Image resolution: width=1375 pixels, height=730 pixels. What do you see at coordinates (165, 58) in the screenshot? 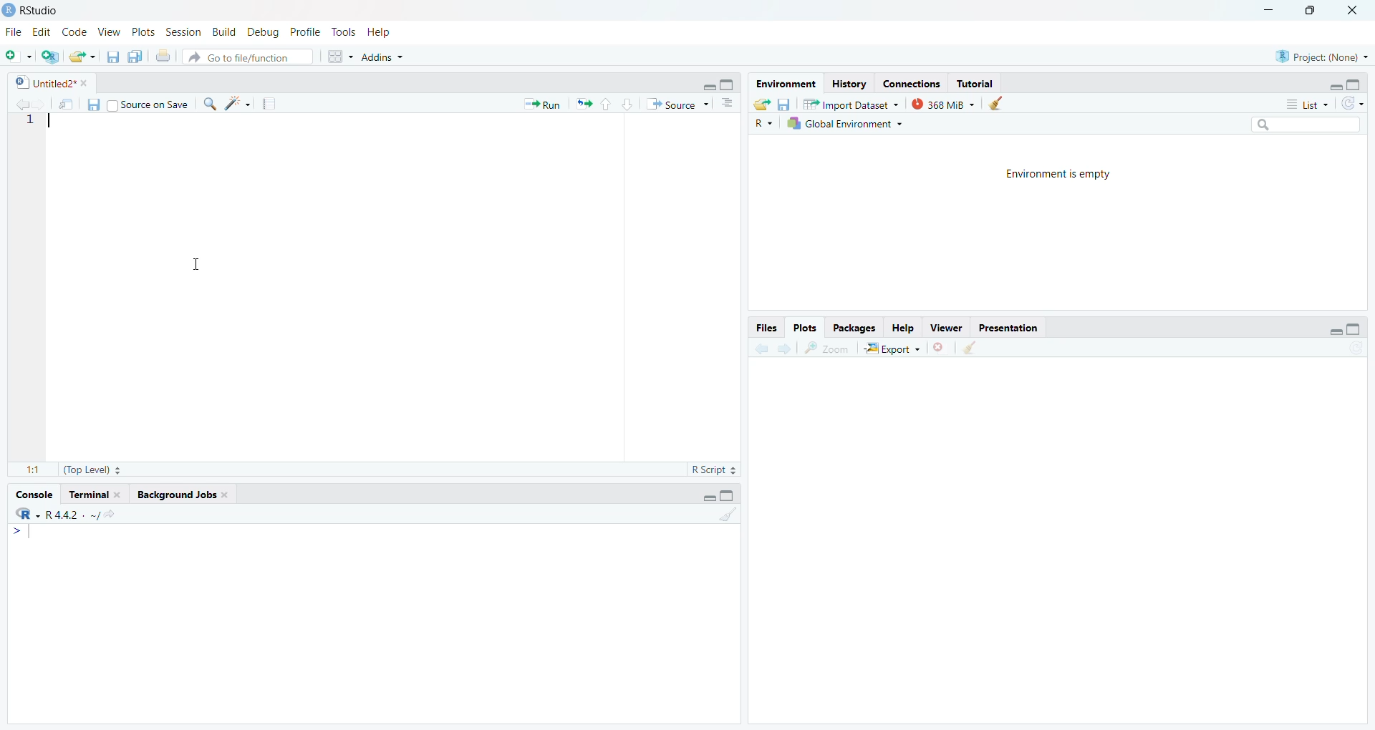
I see `print` at bounding box center [165, 58].